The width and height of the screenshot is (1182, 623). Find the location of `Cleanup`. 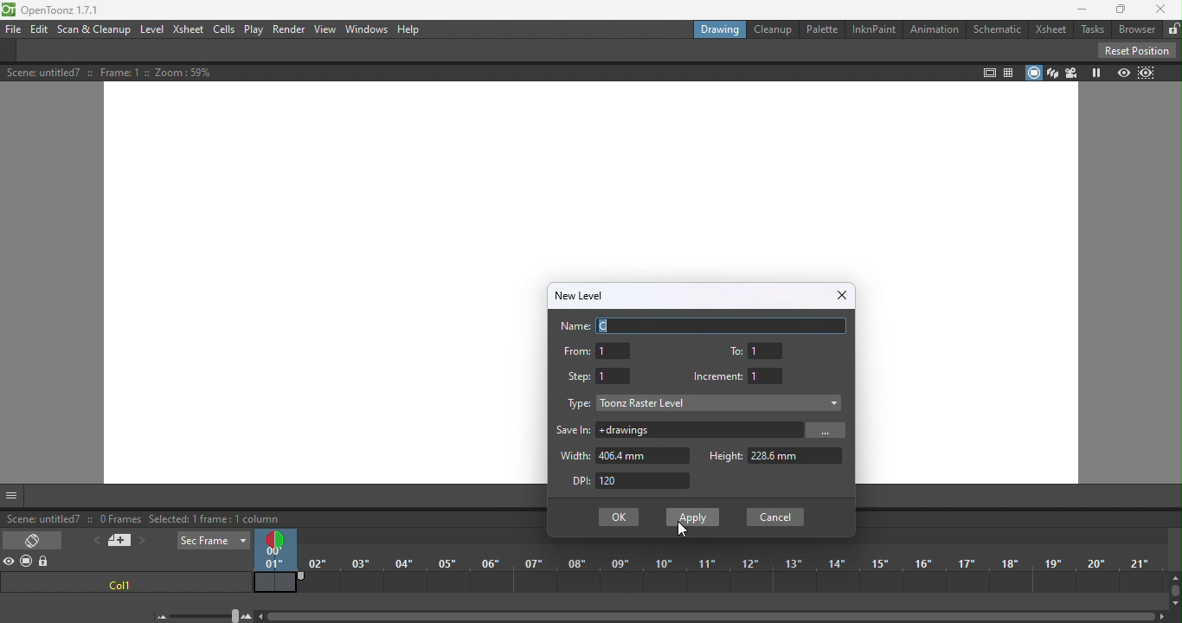

Cleanup is located at coordinates (772, 29).